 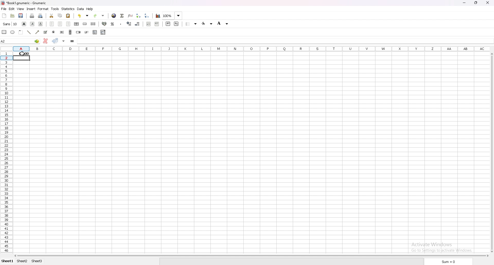 What do you see at coordinates (22, 53) in the screenshot?
I see `time` at bounding box center [22, 53].